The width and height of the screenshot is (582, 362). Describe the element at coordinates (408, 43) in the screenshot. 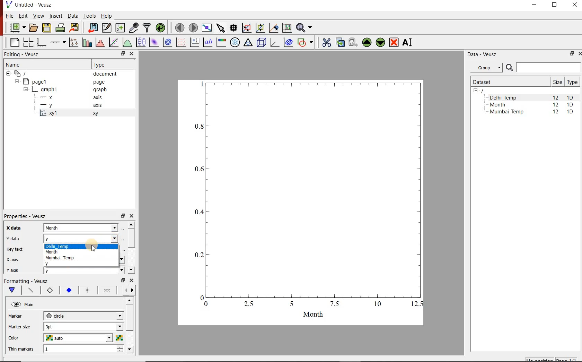

I see `renames the selected widget` at that location.